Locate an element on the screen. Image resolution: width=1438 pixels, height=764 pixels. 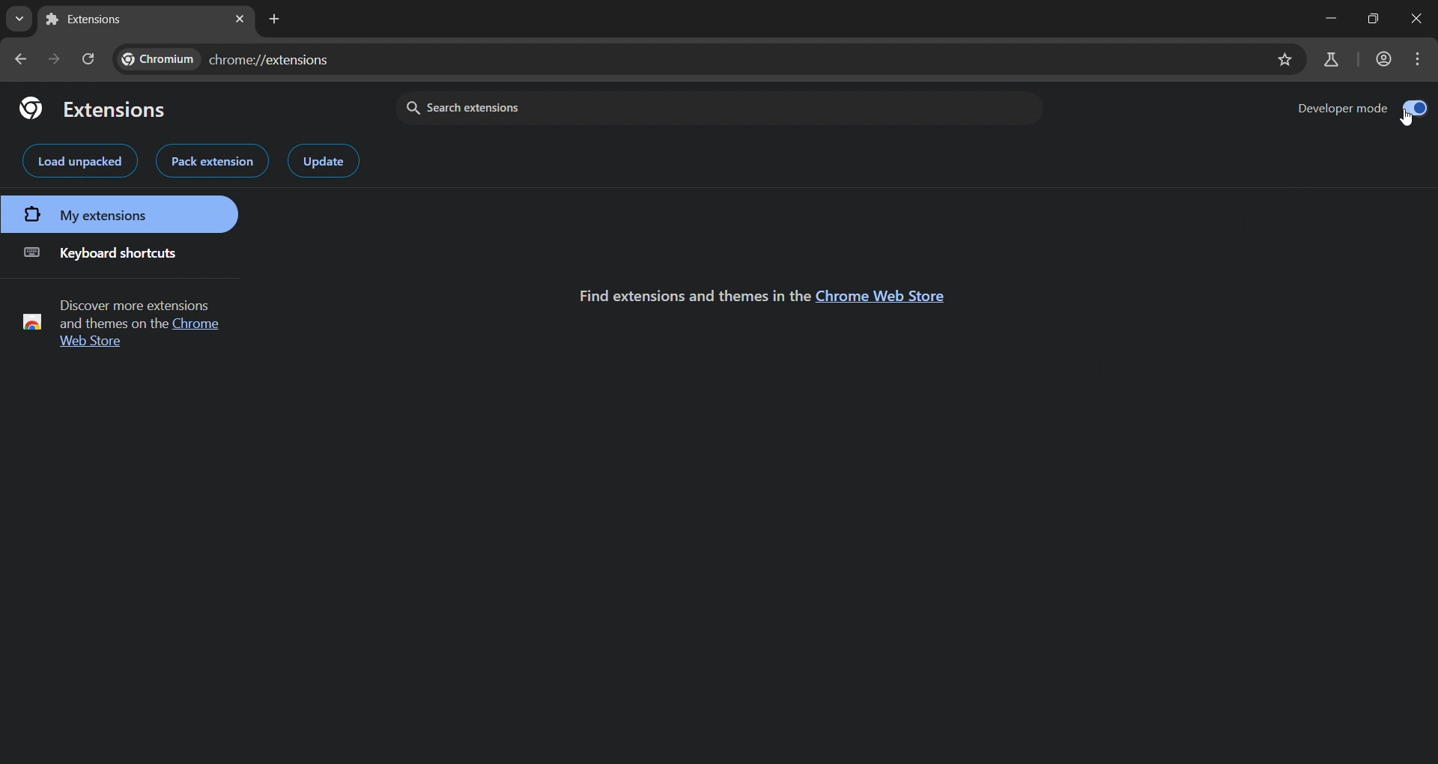
pack extension is located at coordinates (210, 161).